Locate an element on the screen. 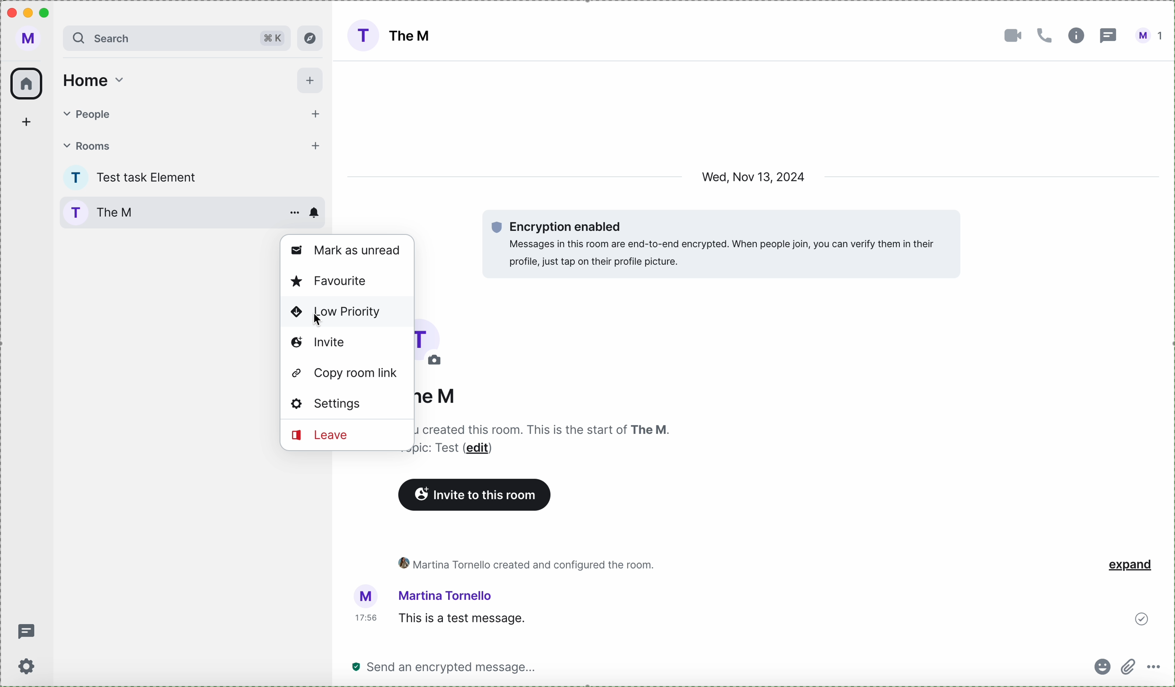 This screenshot has width=1175, height=687. picture profile is located at coordinates (366, 596).